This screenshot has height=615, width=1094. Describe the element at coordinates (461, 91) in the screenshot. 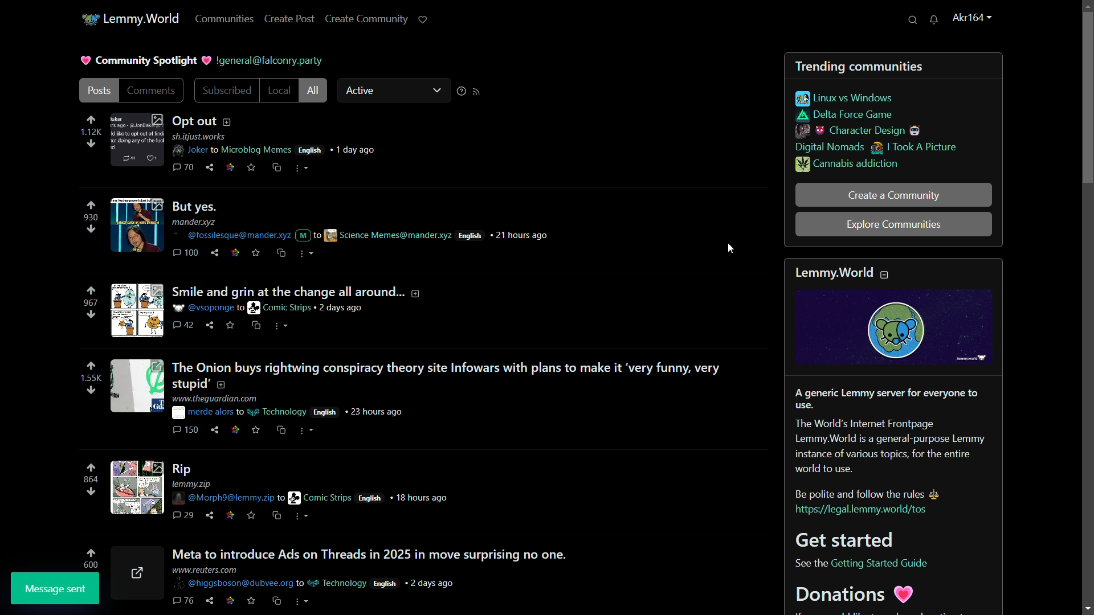

I see `sorting help` at that location.